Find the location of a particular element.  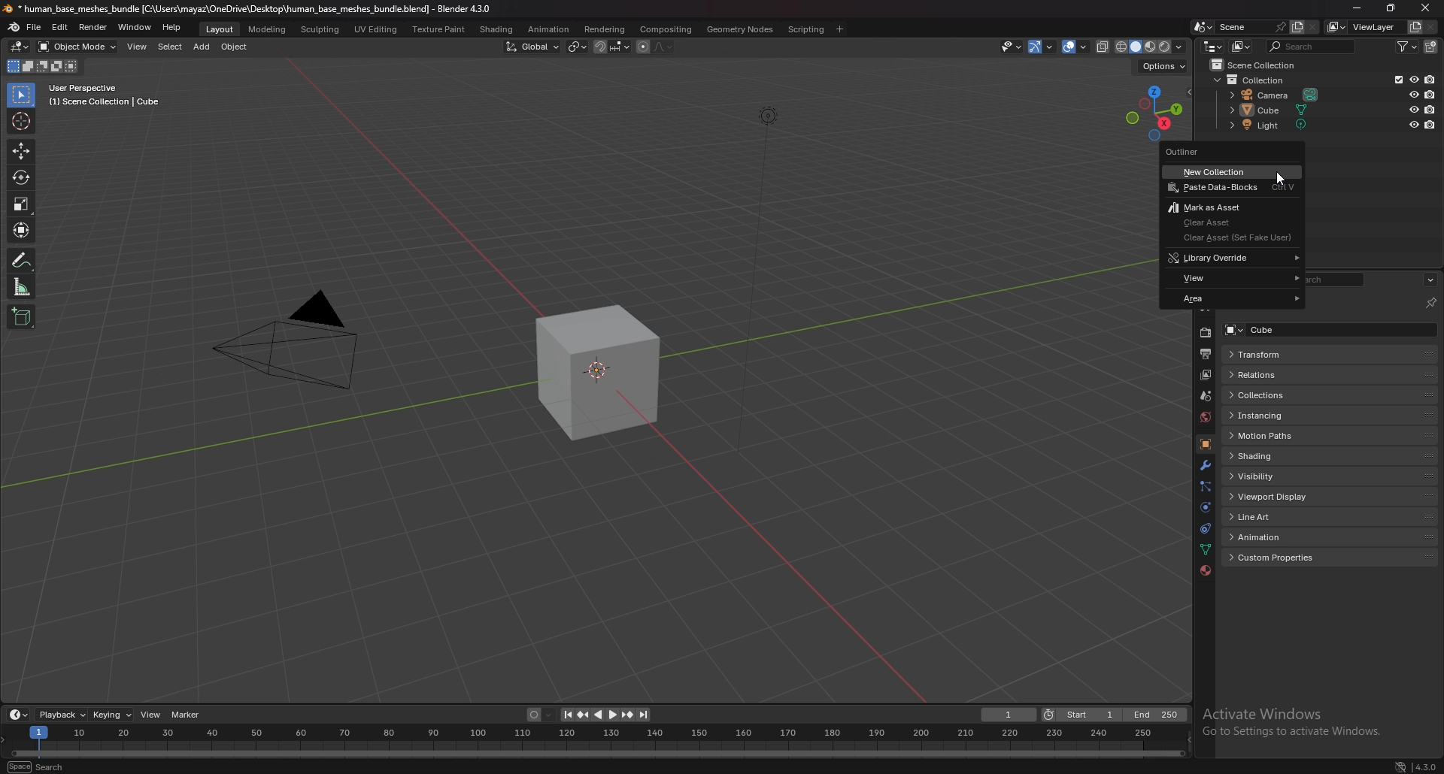

visibility is located at coordinates (1272, 476).